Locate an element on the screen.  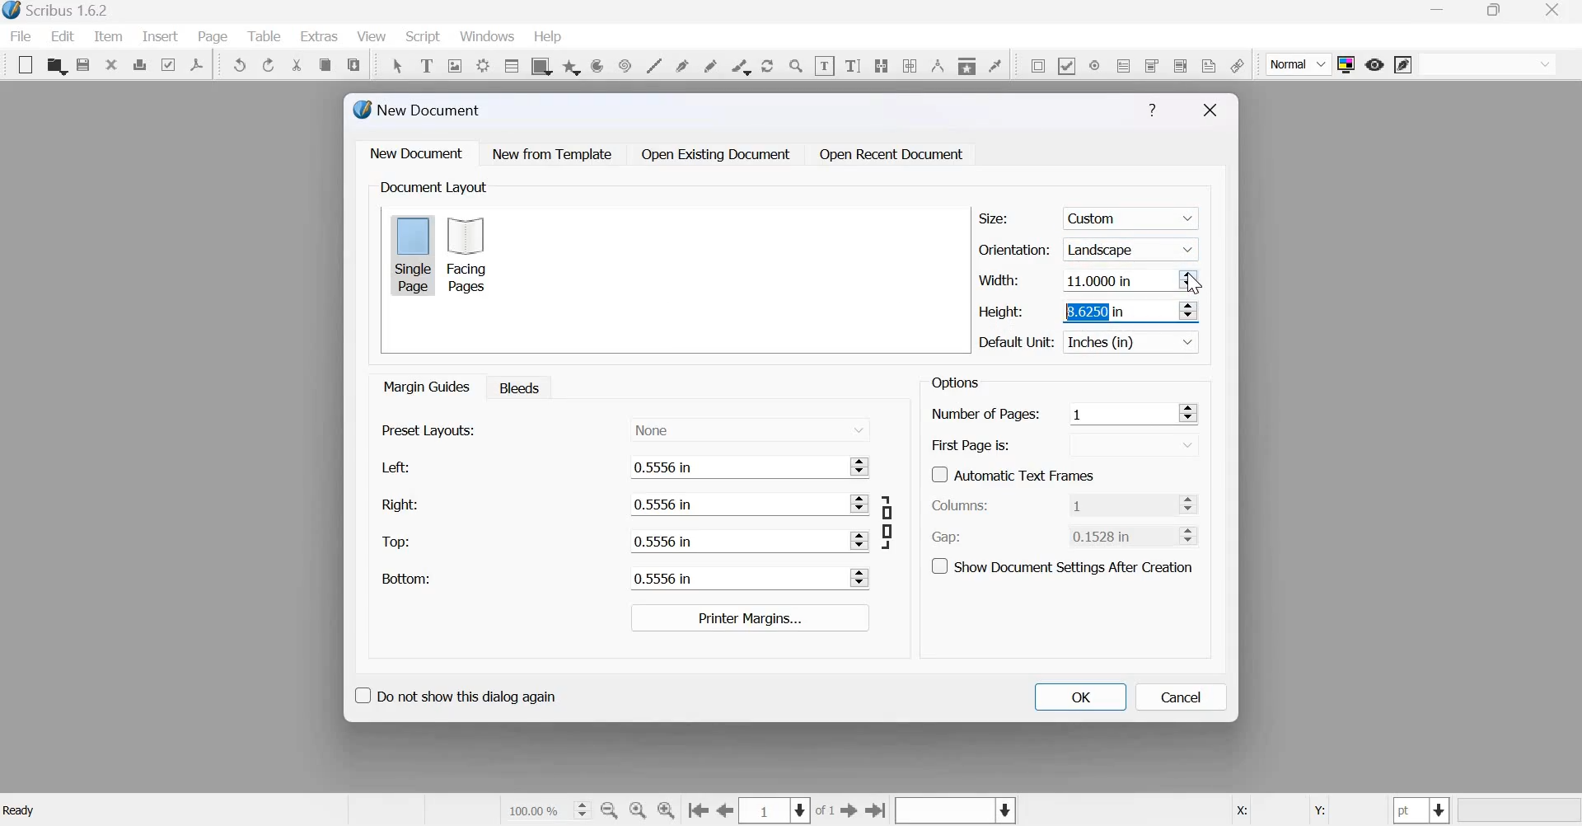
normal vision is located at coordinates (1488, 64).